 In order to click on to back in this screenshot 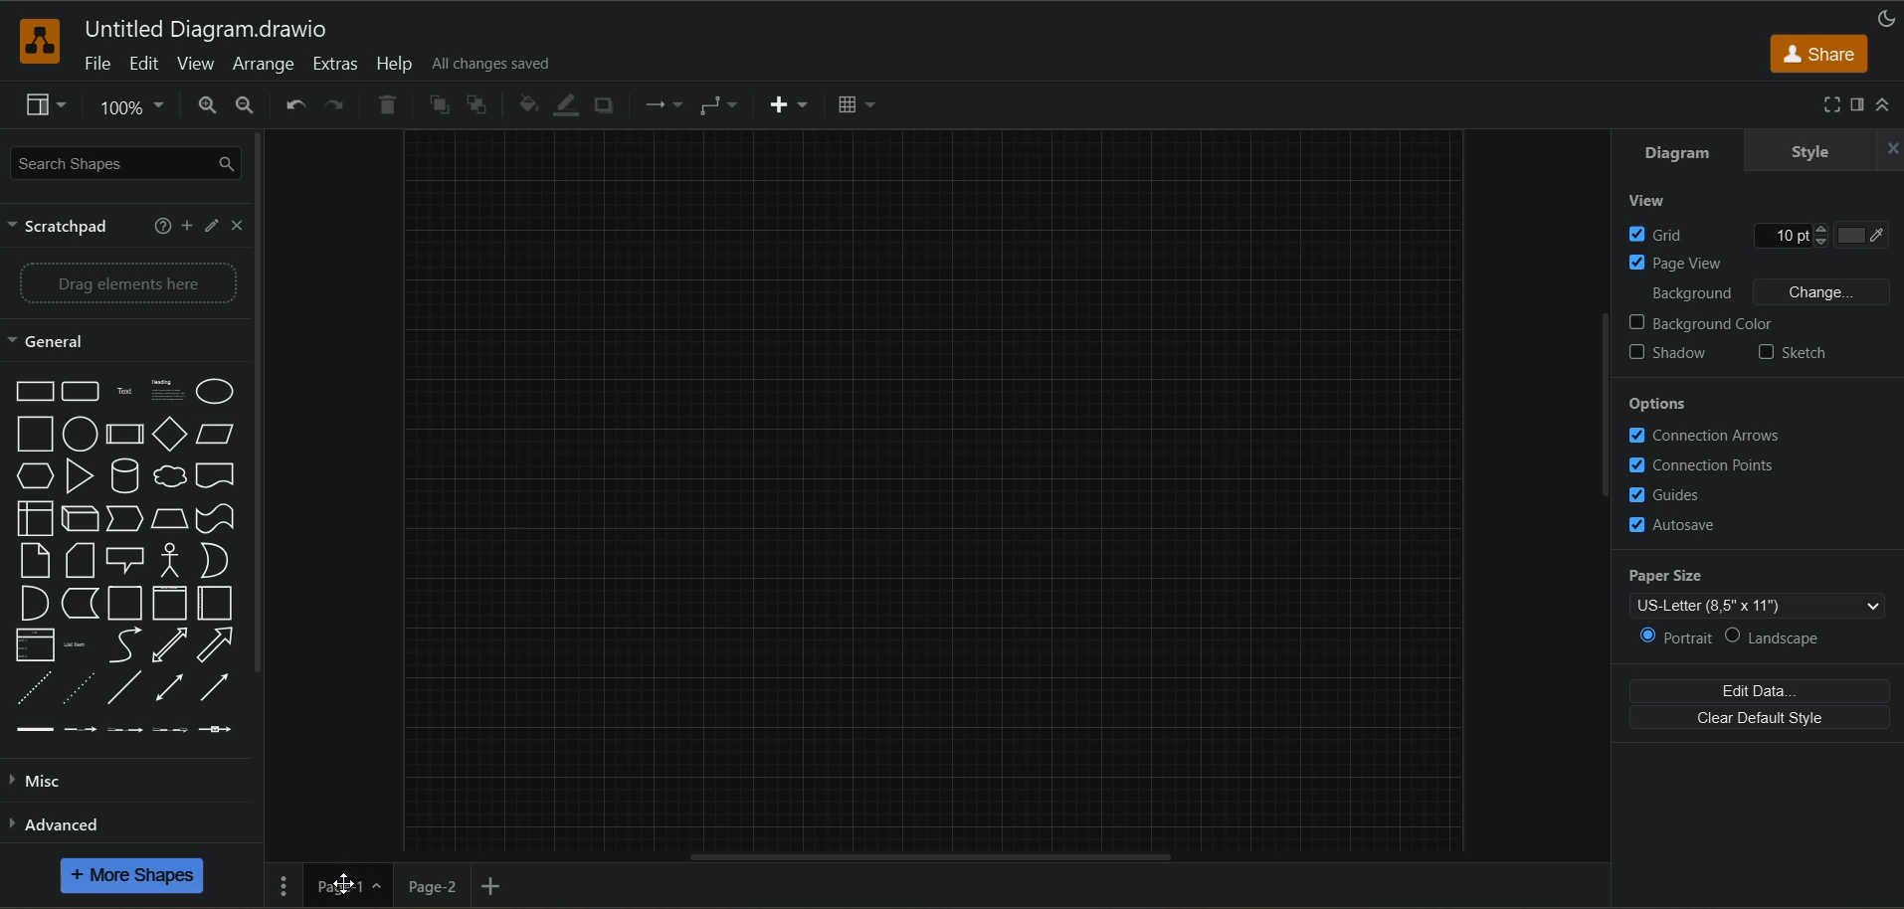, I will do `click(474, 105)`.